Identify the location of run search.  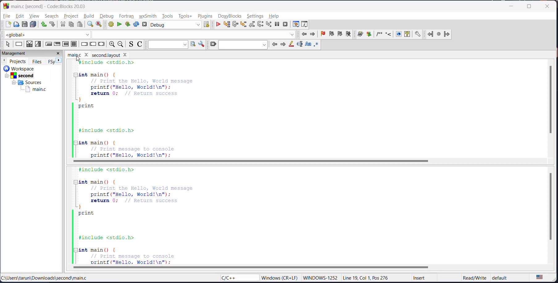
(193, 45).